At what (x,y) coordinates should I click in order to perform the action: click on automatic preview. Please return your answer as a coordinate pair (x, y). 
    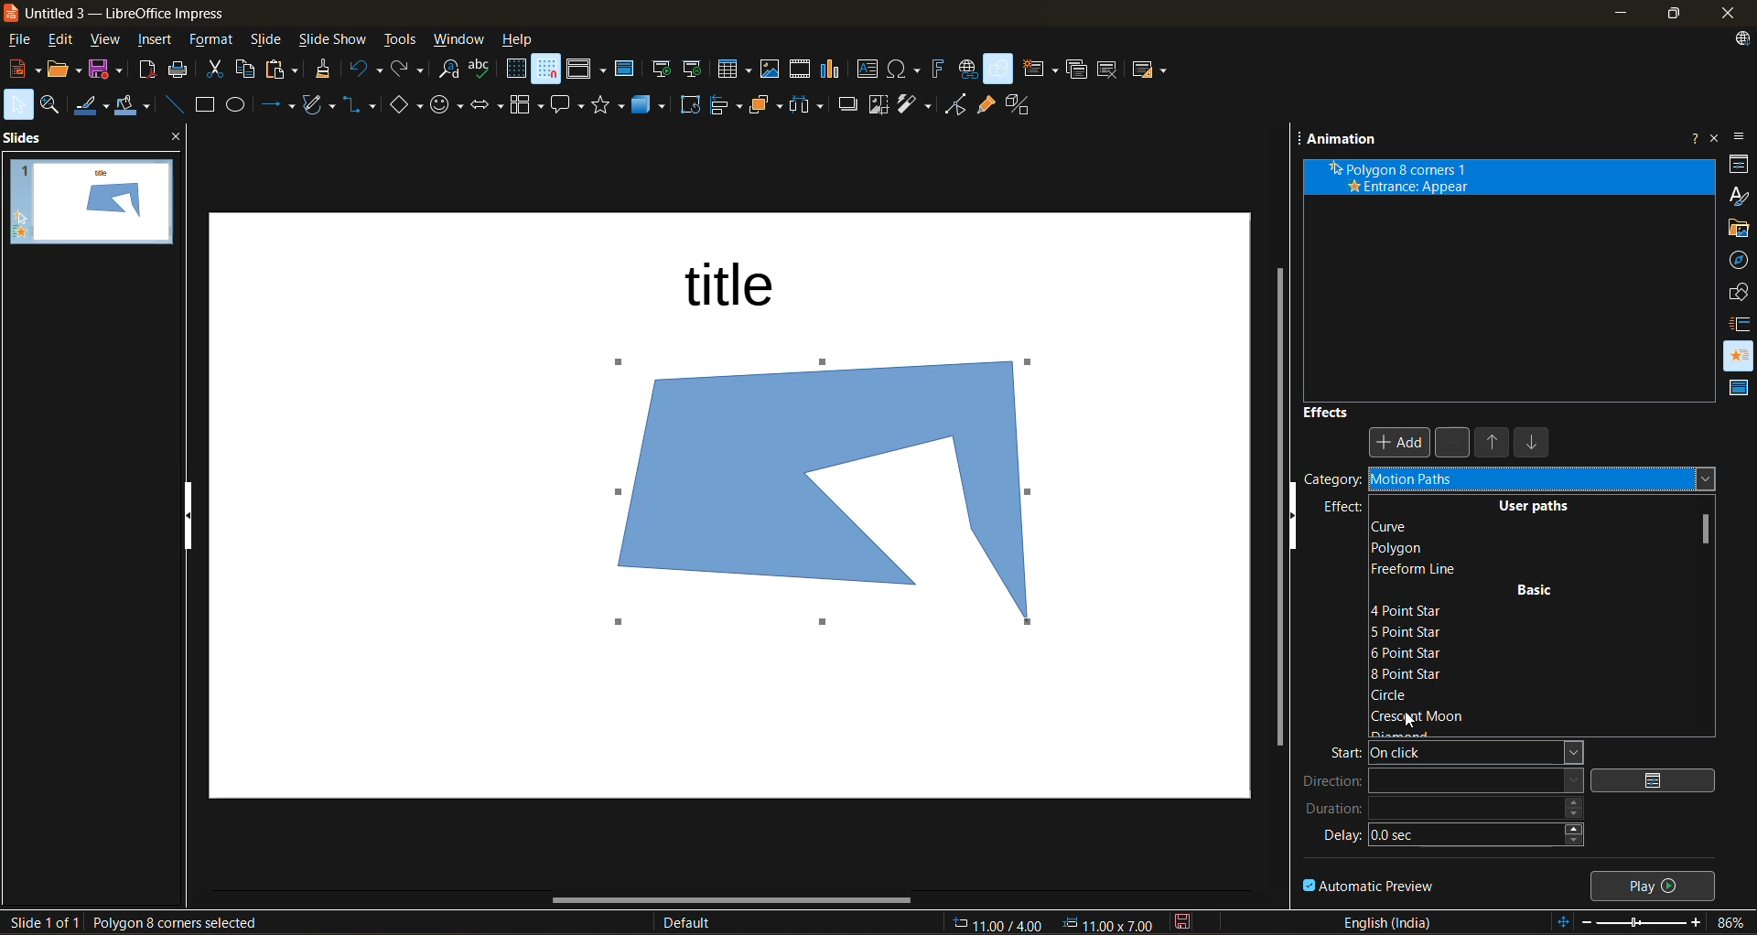
    Looking at the image, I should click on (1371, 885).